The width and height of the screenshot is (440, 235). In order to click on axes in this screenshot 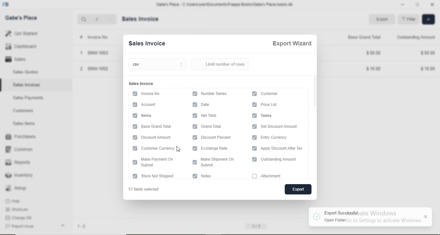, I will do `click(272, 116)`.